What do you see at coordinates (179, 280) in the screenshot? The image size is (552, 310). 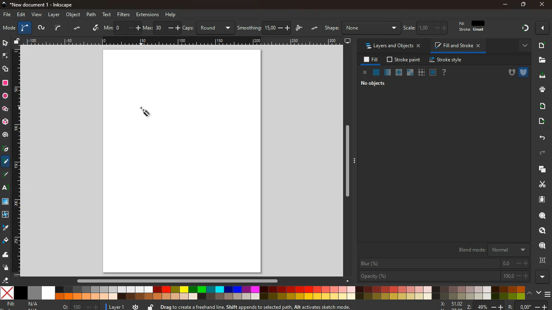 I see `horizontal slider` at bounding box center [179, 280].